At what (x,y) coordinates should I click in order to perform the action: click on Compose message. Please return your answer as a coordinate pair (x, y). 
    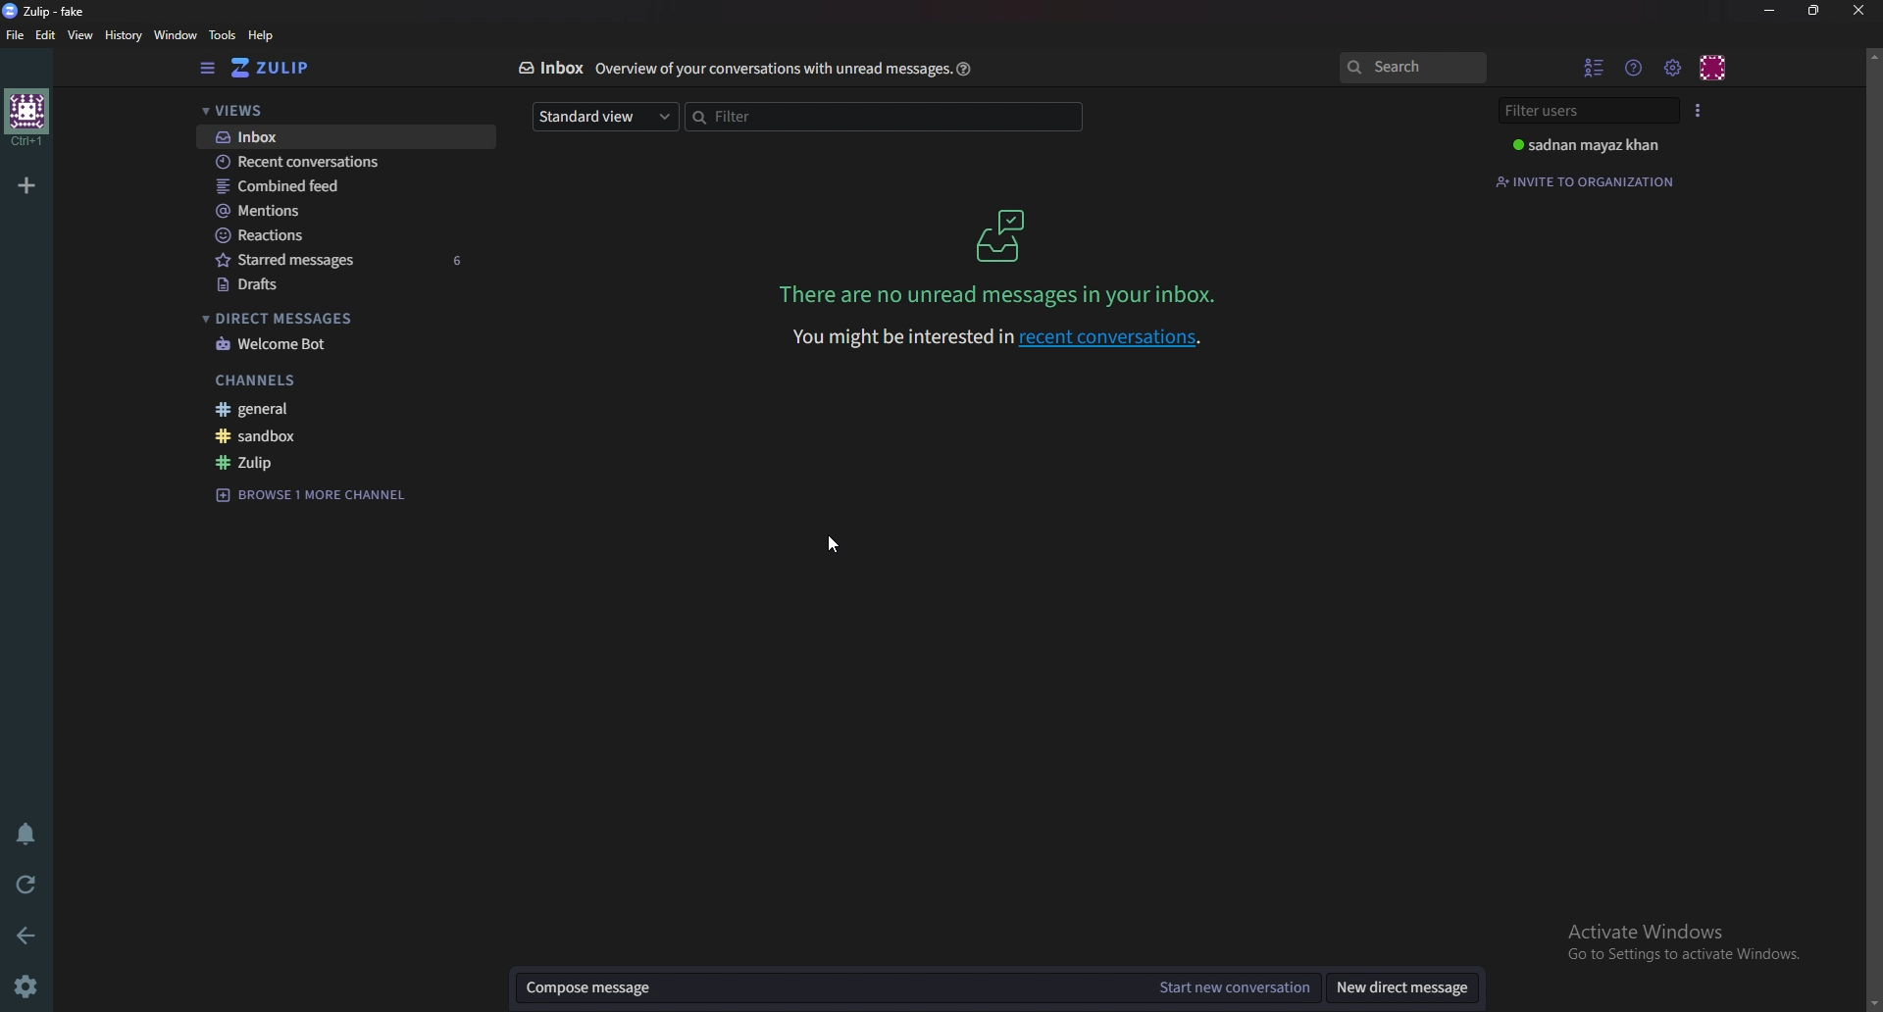
    Looking at the image, I should click on (839, 987).